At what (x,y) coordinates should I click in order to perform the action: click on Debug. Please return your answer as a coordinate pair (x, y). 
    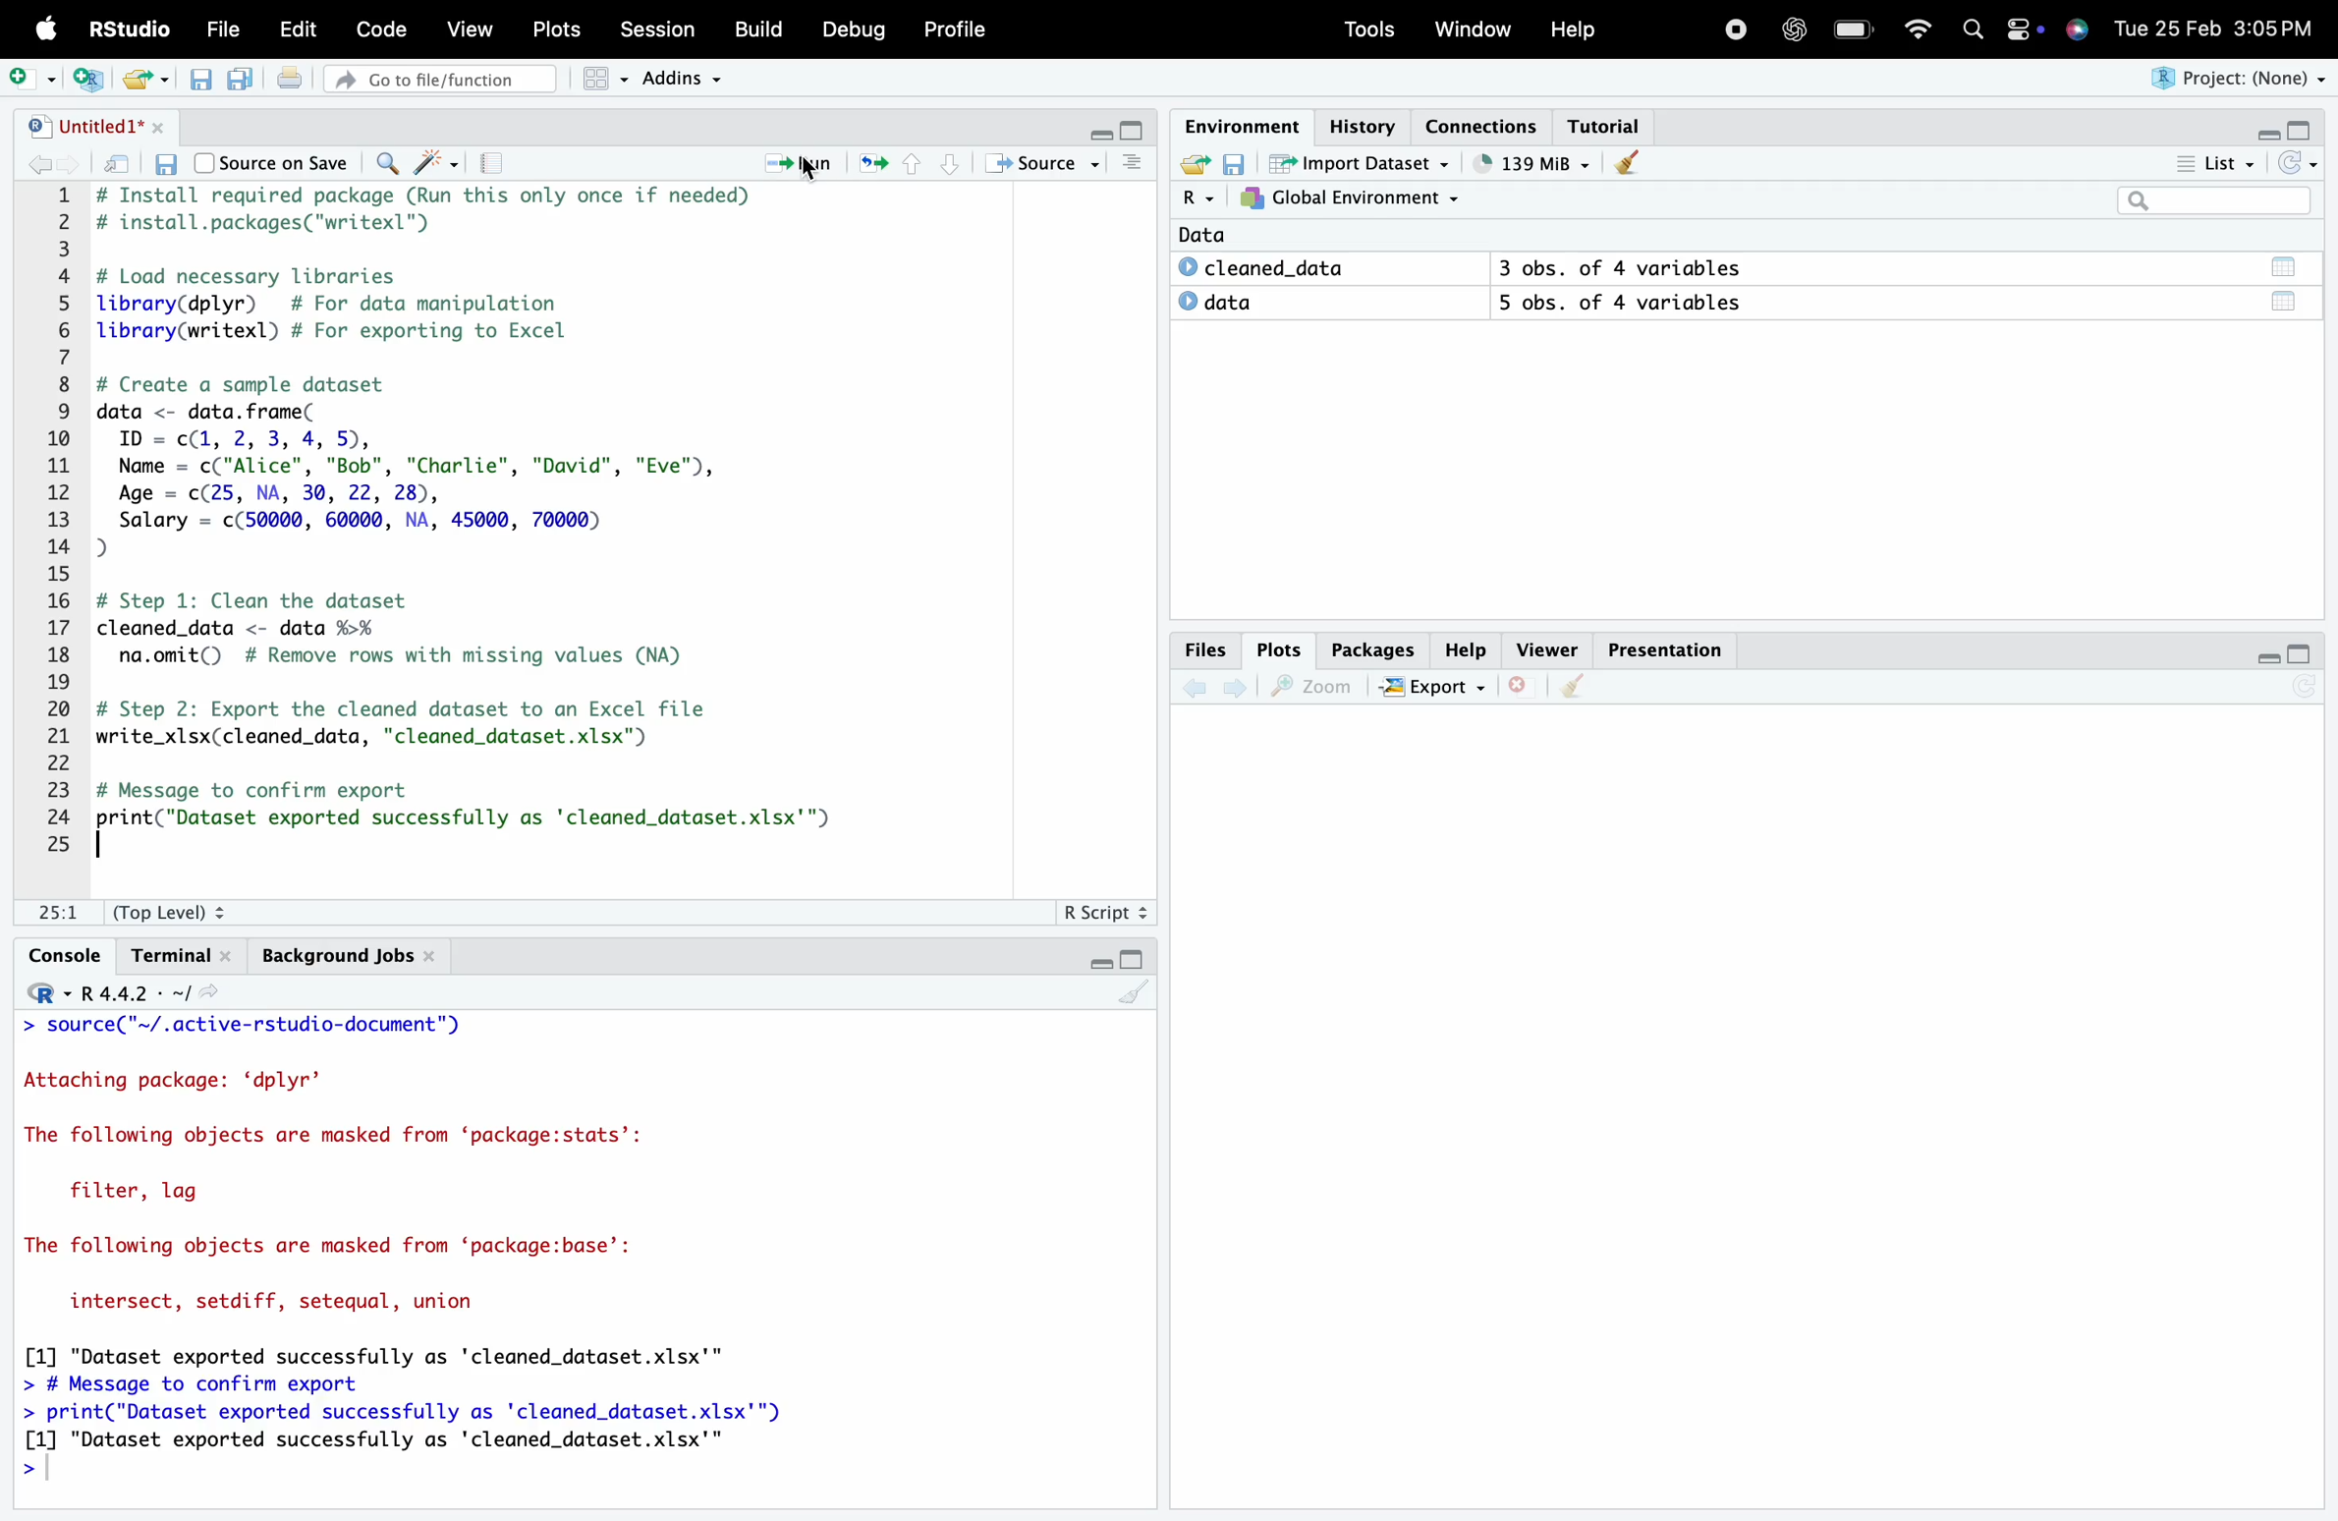
    Looking at the image, I should click on (850, 30).